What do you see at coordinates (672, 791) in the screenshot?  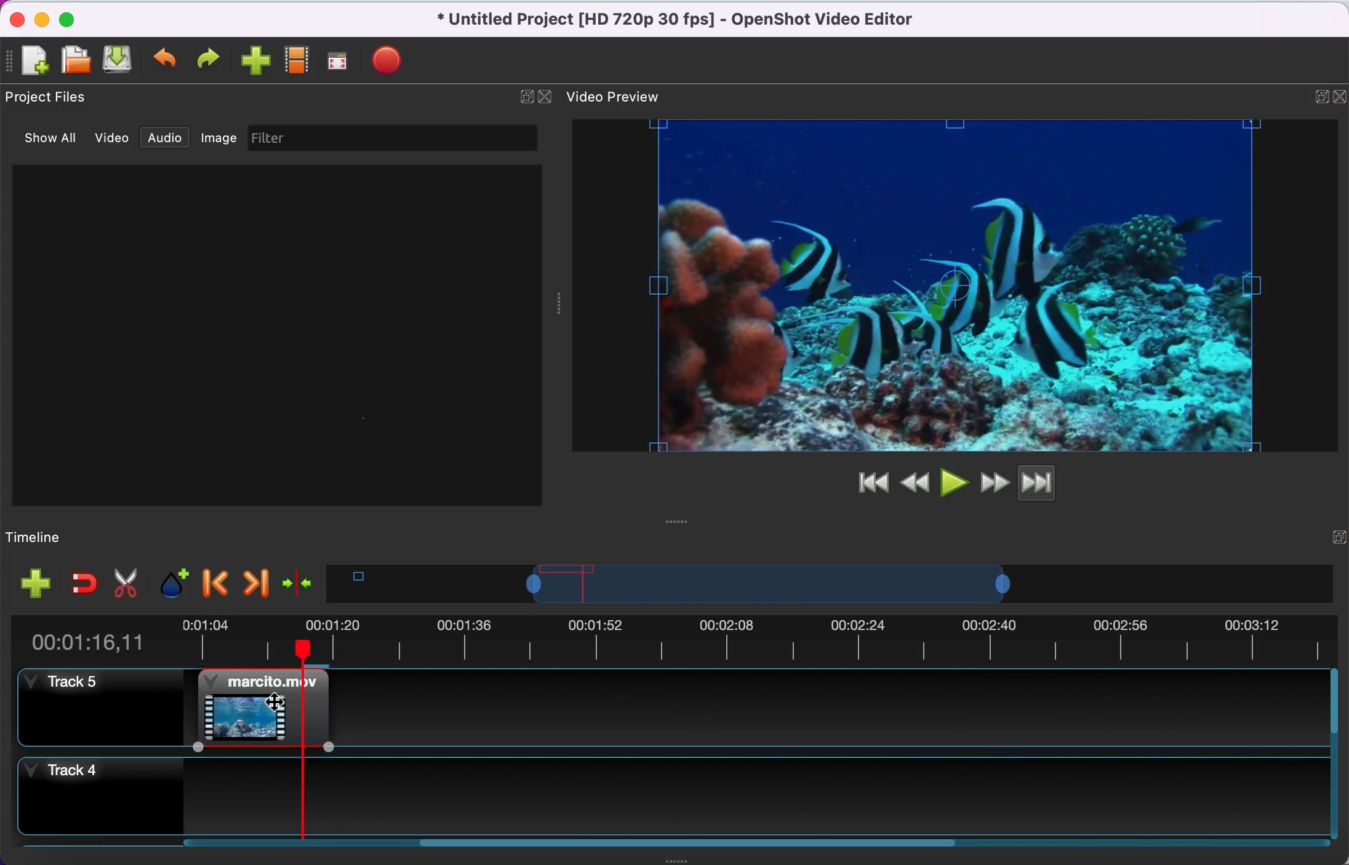 I see `track 4` at bounding box center [672, 791].